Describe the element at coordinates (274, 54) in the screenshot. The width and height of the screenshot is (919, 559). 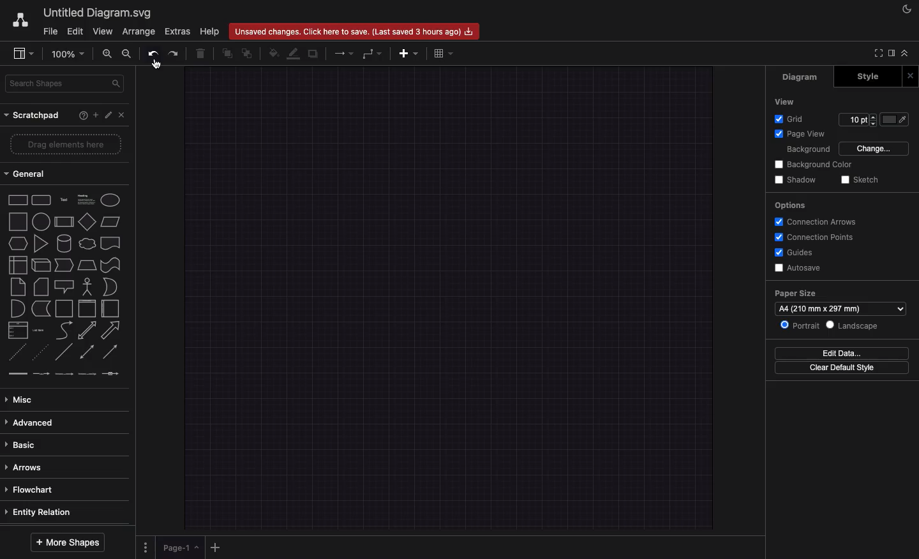
I see `Fill color` at that location.